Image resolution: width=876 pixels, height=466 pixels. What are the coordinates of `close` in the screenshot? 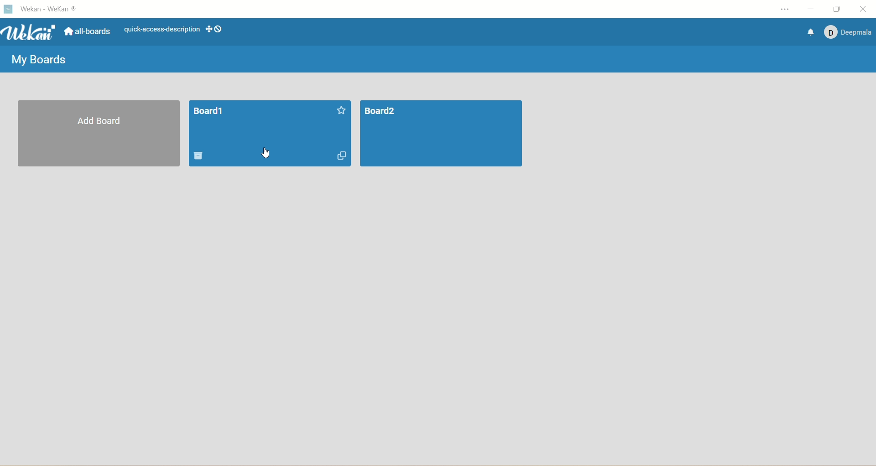 It's located at (865, 9).